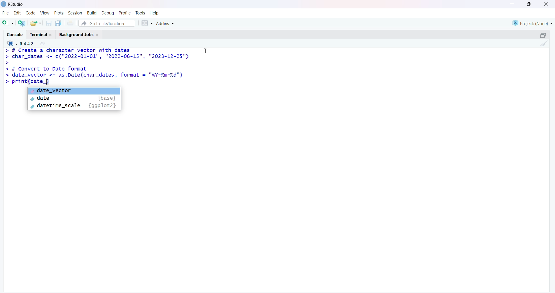 This screenshot has height=293, width=555. I want to click on Build, so click(90, 13).